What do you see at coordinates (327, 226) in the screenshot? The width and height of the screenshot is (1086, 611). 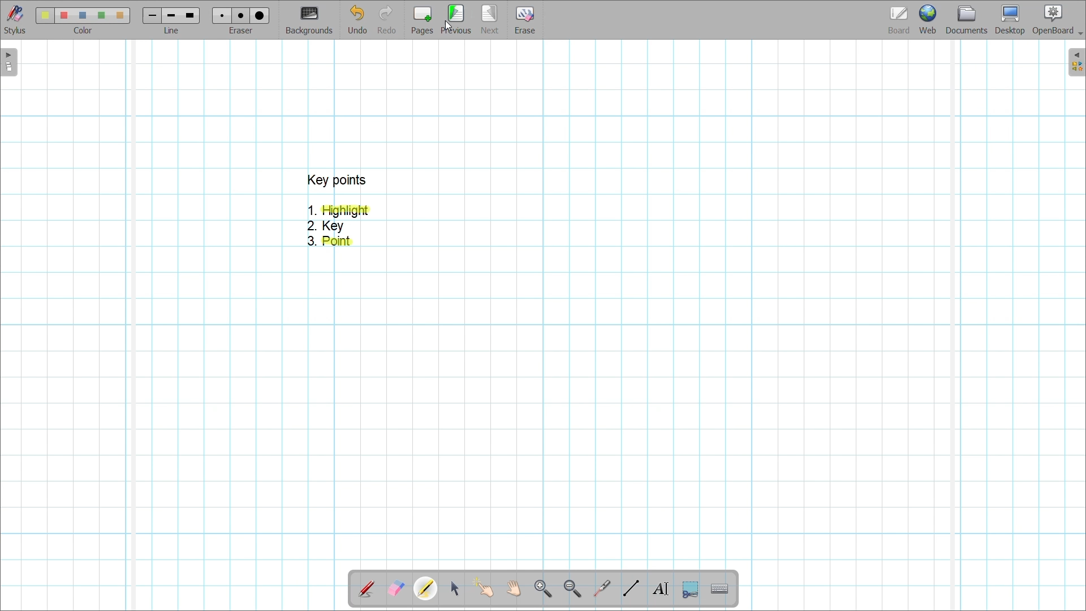 I see `2. Key` at bounding box center [327, 226].